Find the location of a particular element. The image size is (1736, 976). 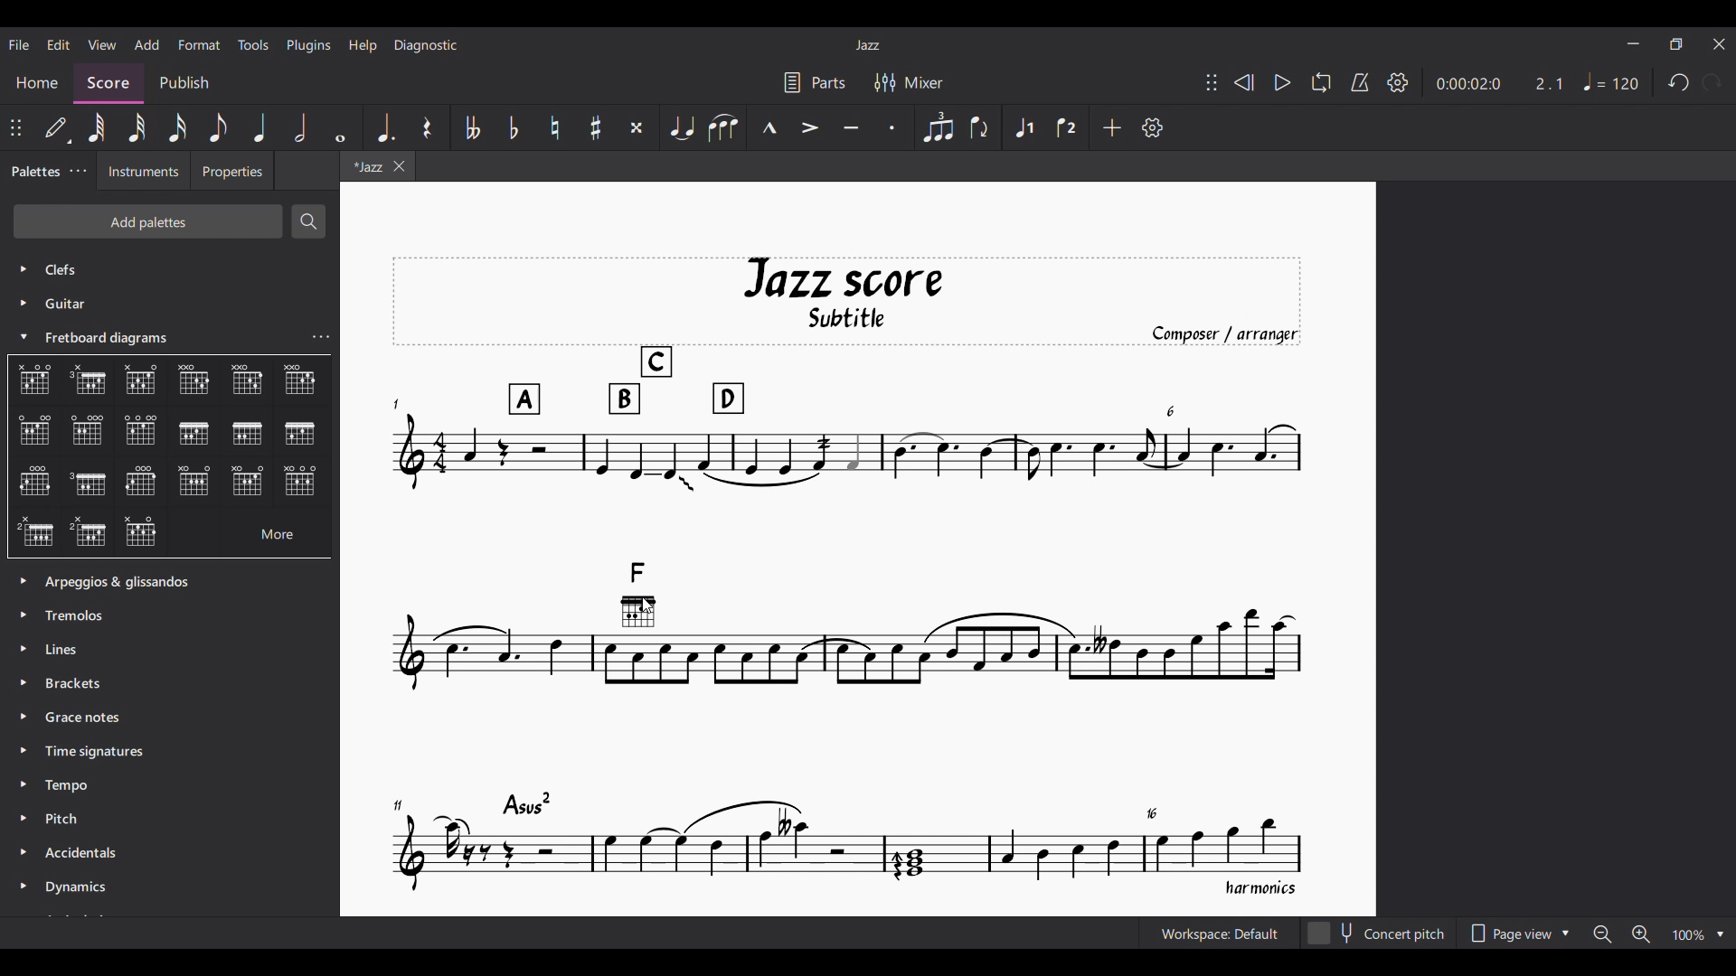

Show in smaller tab is located at coordinates (1676, 44).